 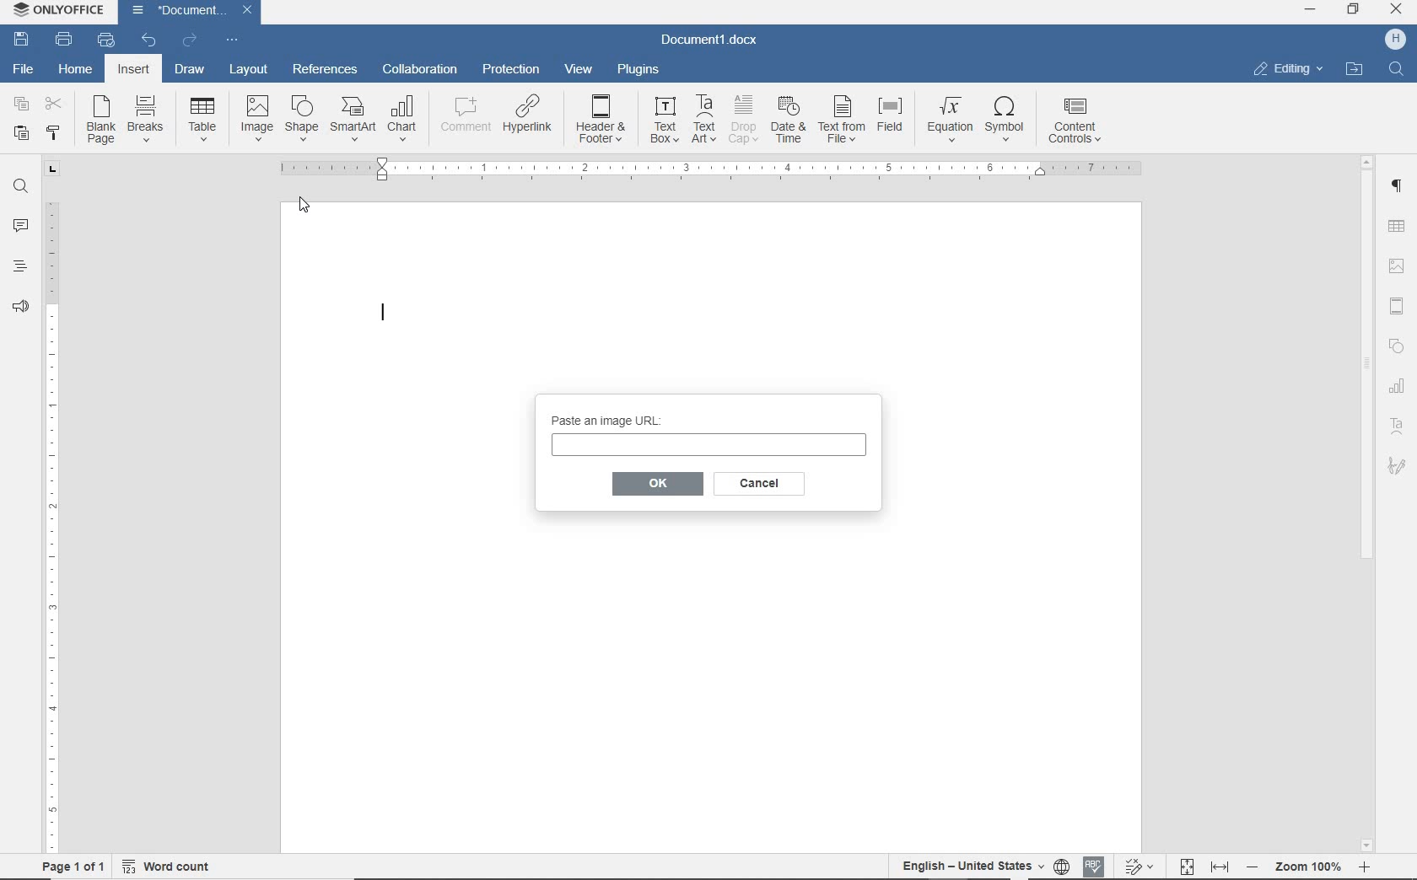 I want to click on header&footer, so click(x=599, y=120).